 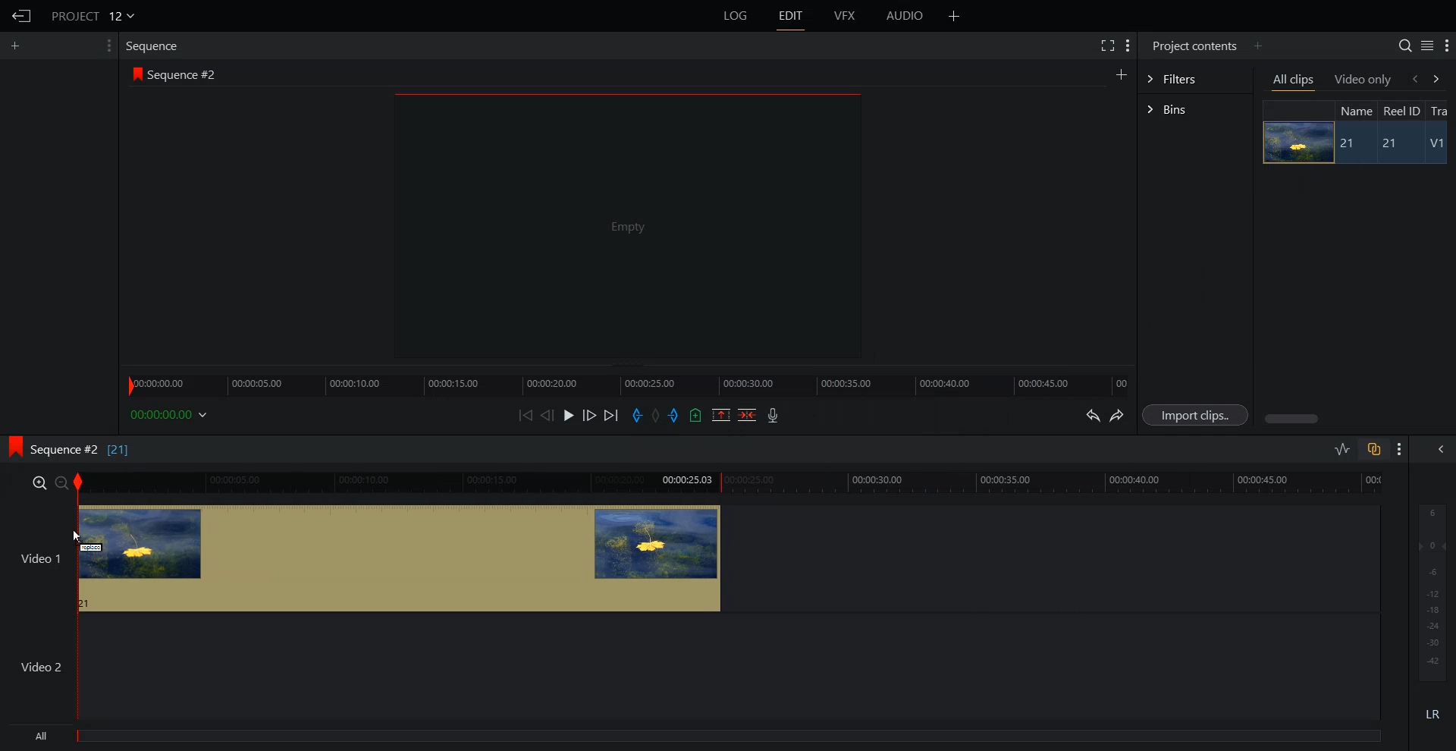 What do you see at coordinates (186, 75) in the screenshot?
I see `Sequence #2` at bounding box center [186, 75].